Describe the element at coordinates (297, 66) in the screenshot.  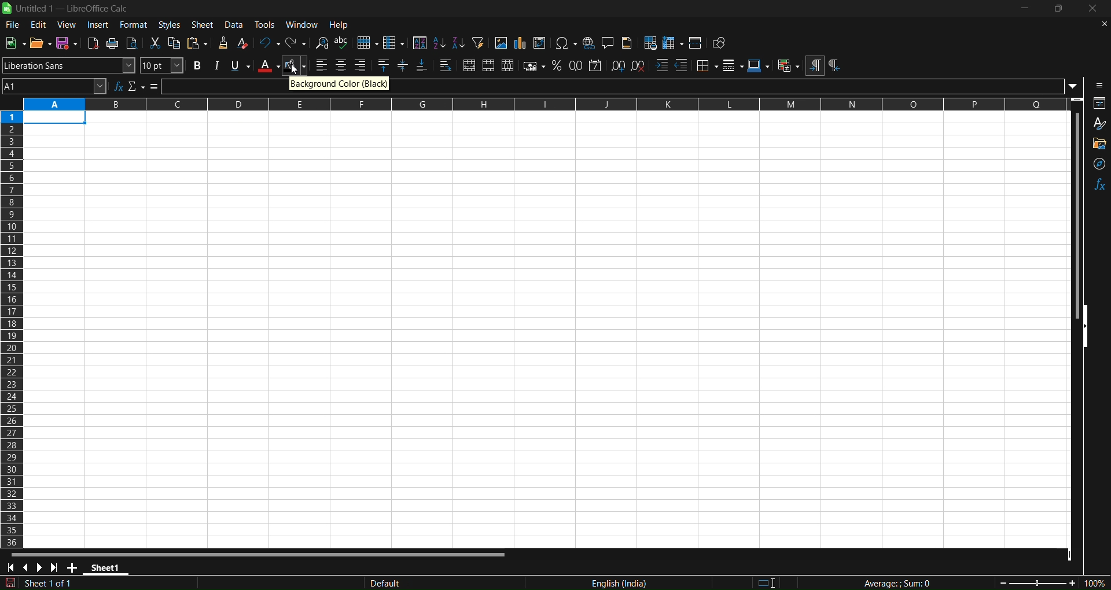
I see `background color black` at that location.